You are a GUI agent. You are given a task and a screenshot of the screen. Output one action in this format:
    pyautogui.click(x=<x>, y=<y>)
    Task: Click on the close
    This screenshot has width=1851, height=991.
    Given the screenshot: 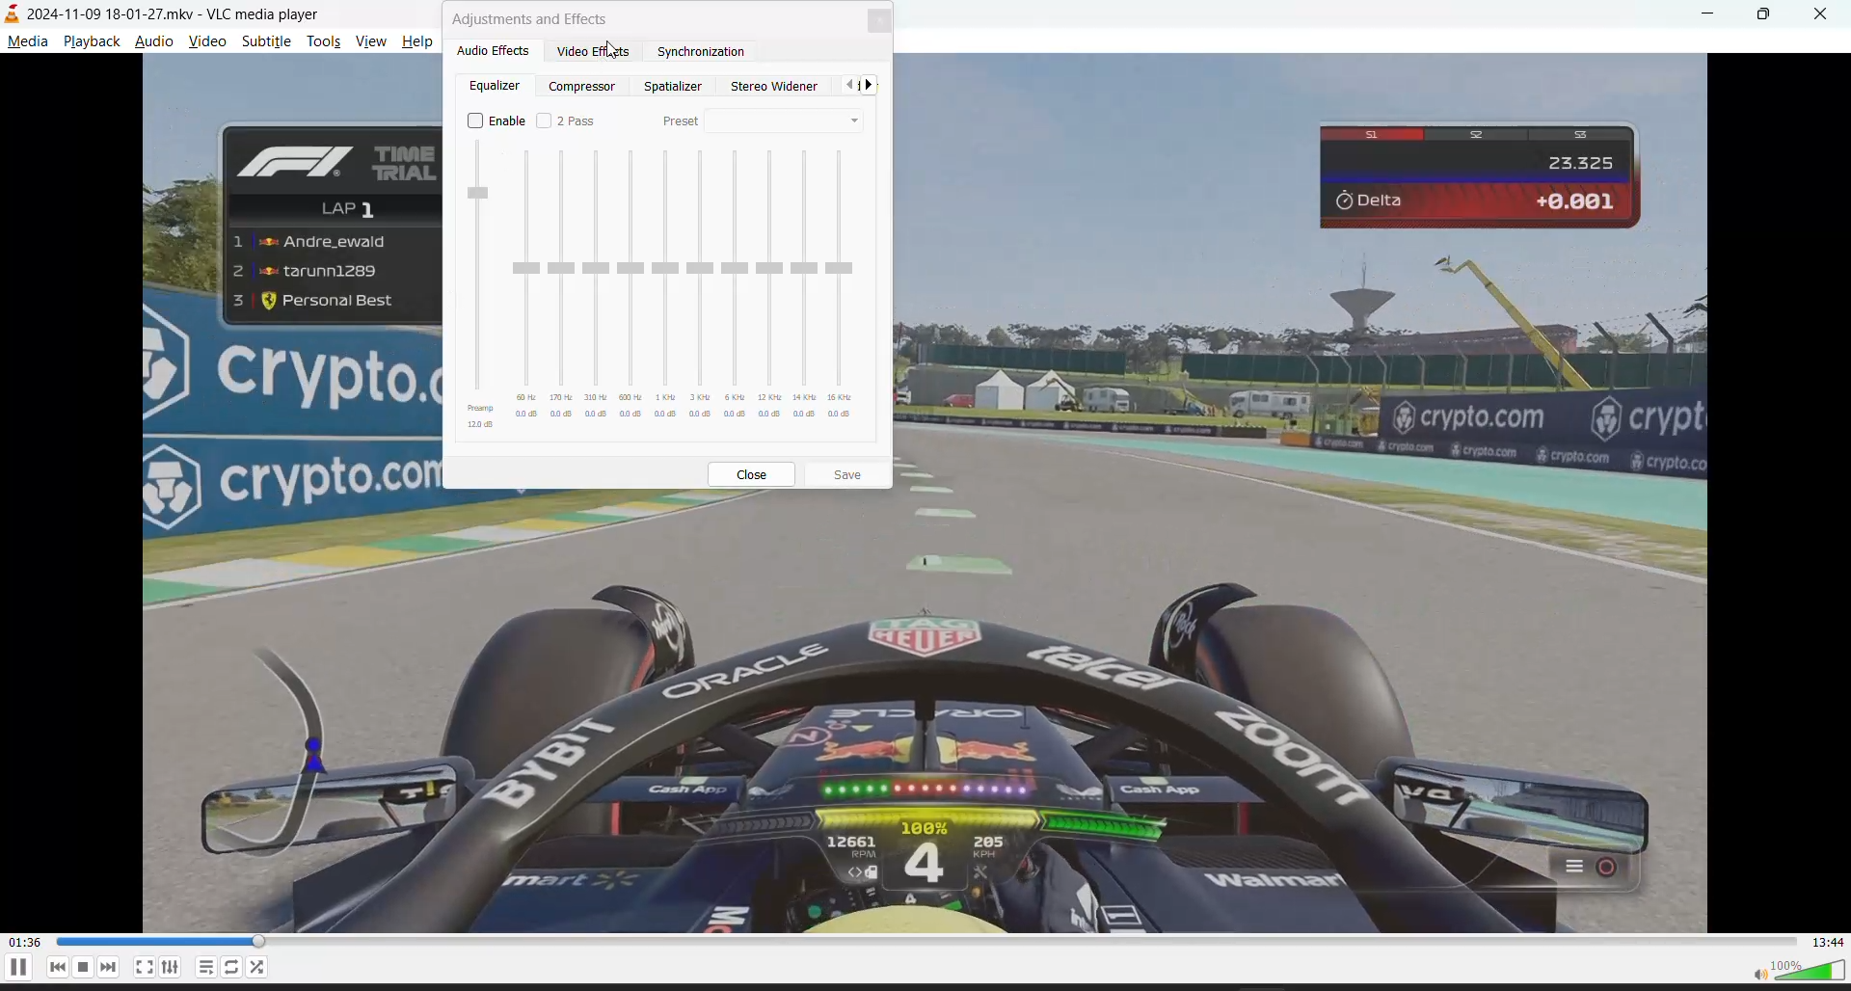 What is the action you would take?
    pyautogui.click(x=1823, y=12)
    